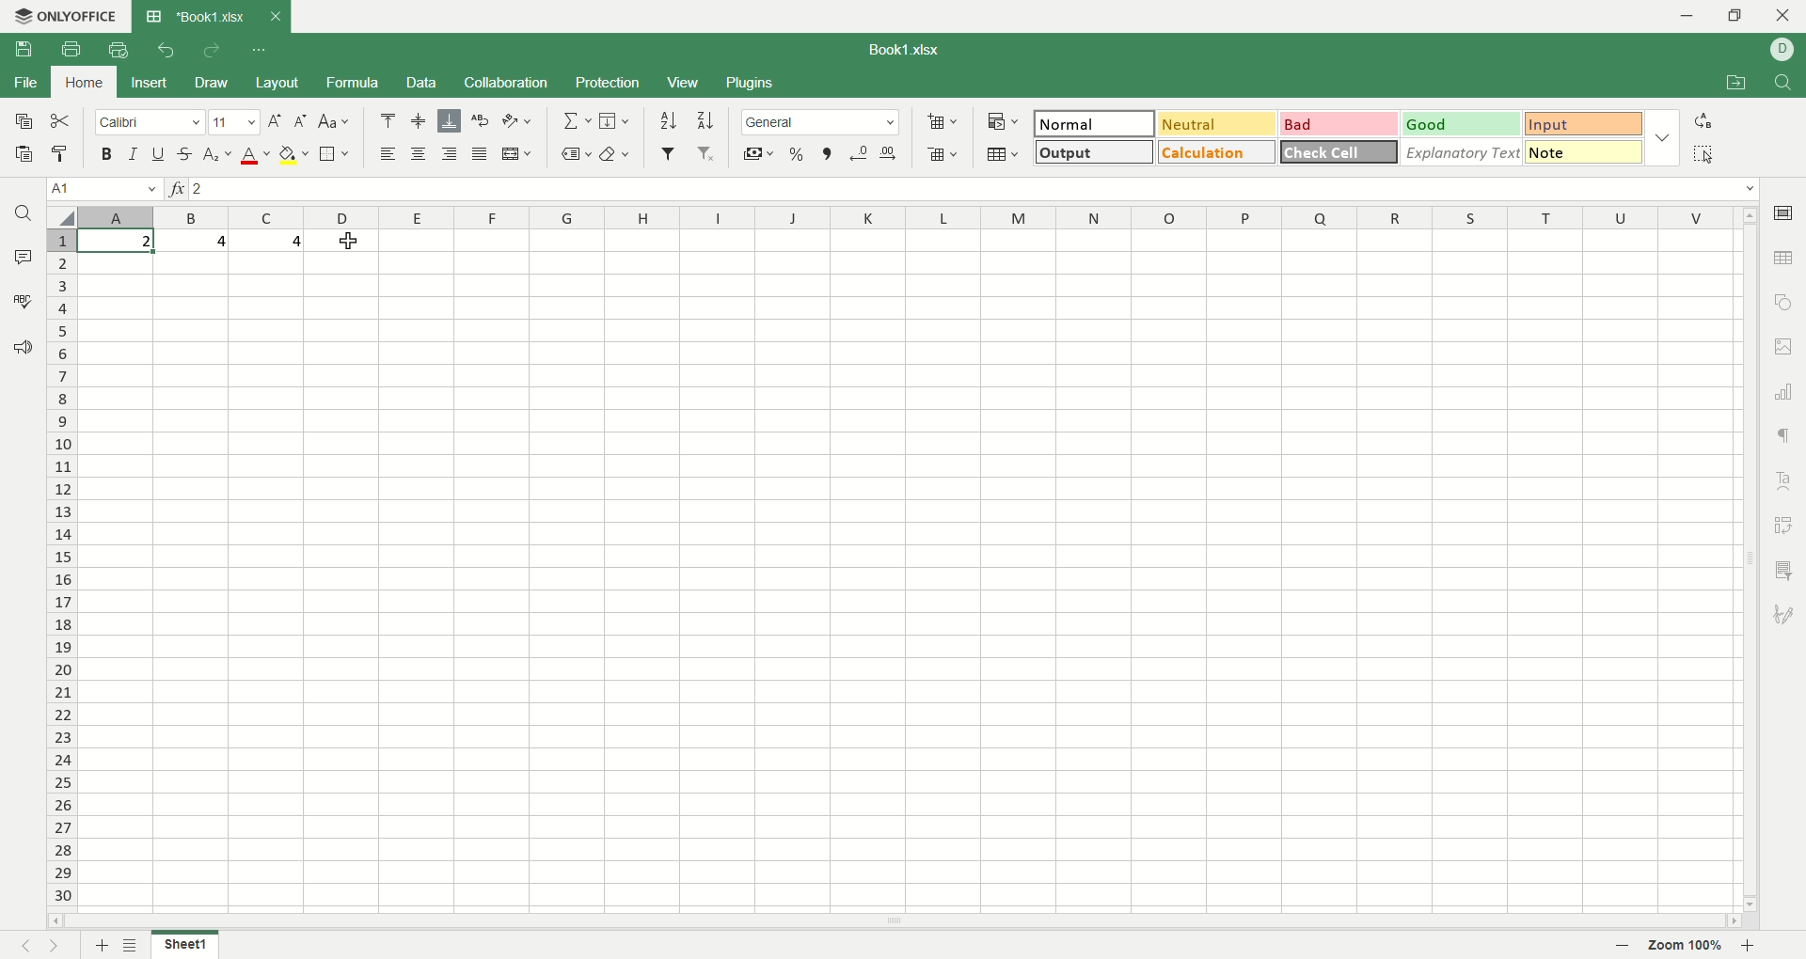 The height and width of the screenshot is (959, 1806). What do you see at coordinates (1582, 122) in the screenshot?
I see `input` at bounding box center [1582, 122].